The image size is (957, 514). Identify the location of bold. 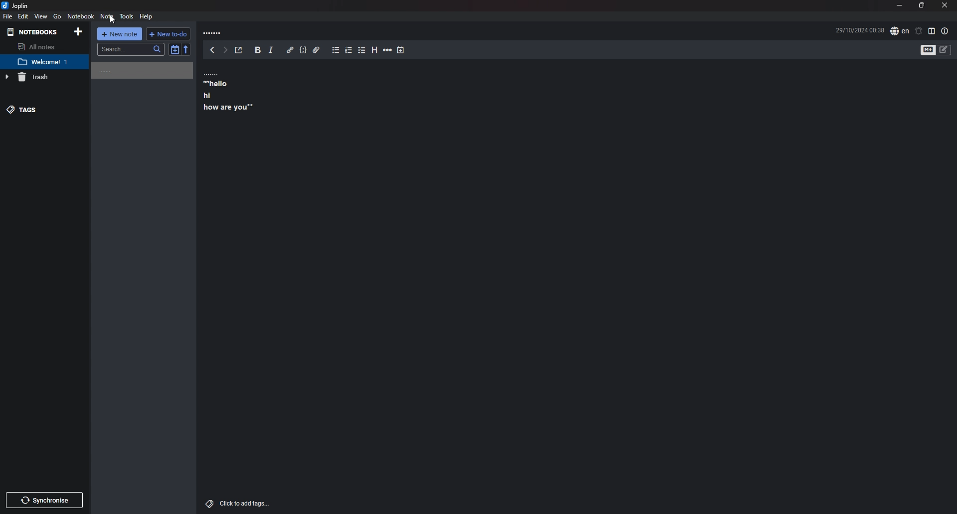
(259, 51).